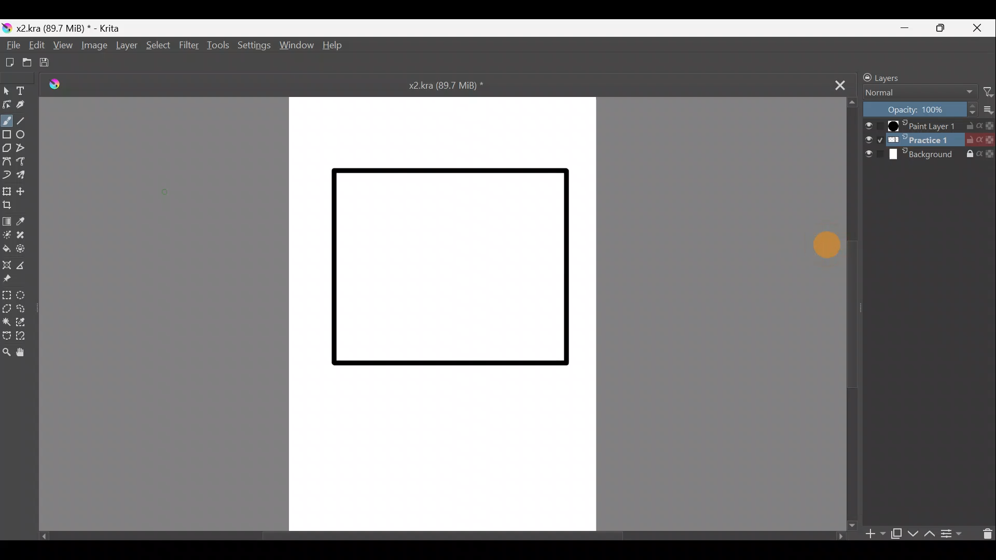 This screenshot has width=996, height=560. What do you see at coordinates (24, 353) in the screenshot?
I see `Pan tool` at bounding box center [24, 353].